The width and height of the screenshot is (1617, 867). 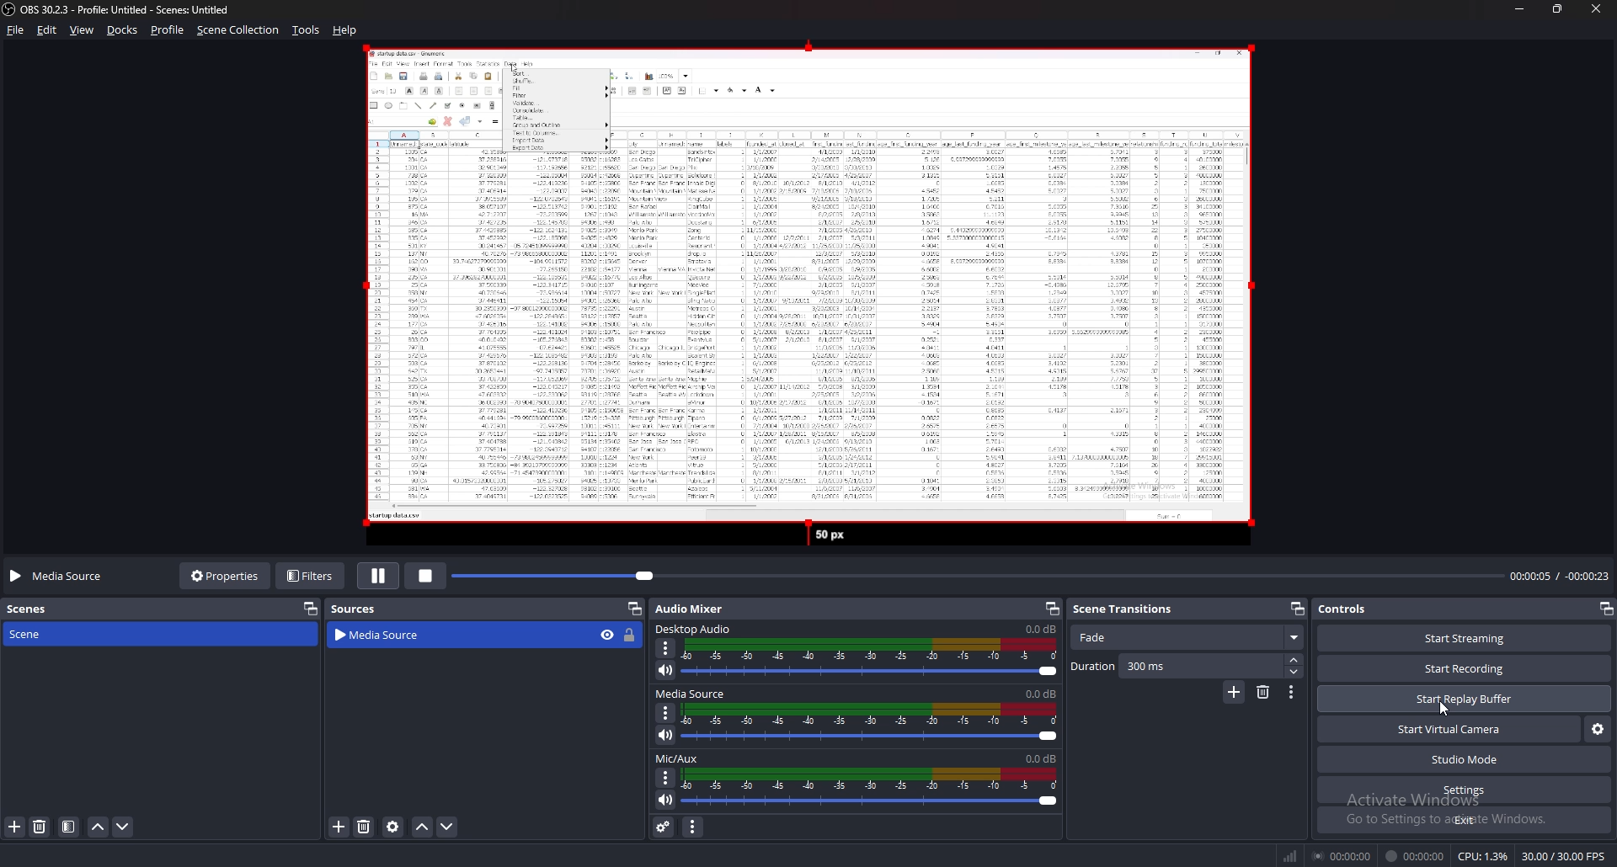 I want to click on media source, so click(x=61, y=577).